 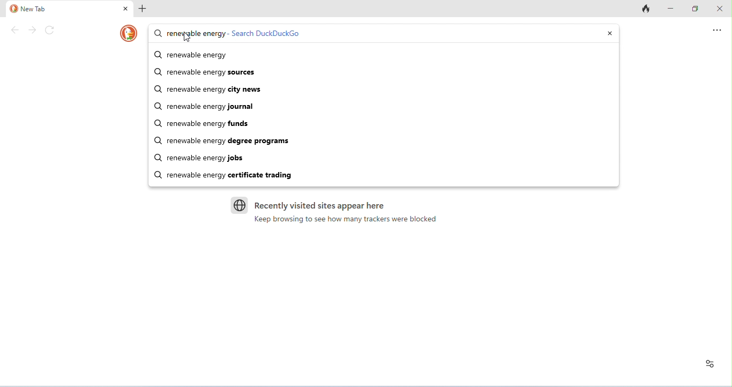 What do you see at coordinates (16, 30) in the screenshot?
I see `back` at bounding box center [16, 30].